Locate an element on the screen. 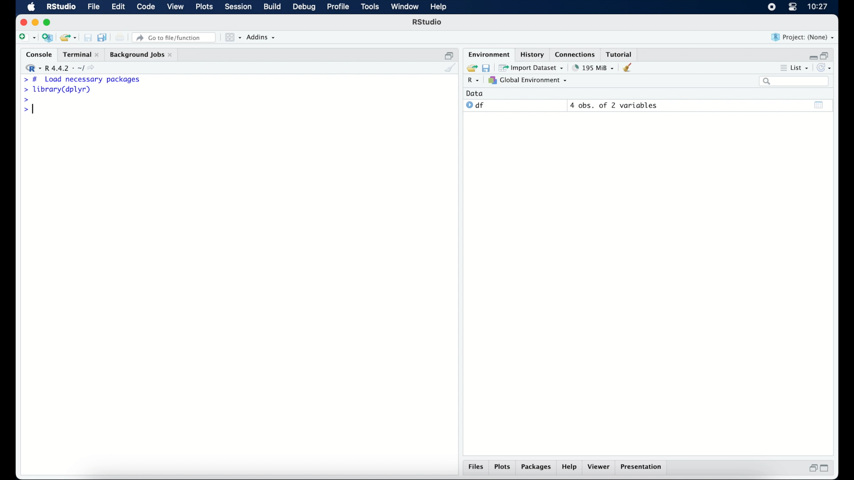 The image size is (854, 480). connections is located at coordinates (576, 54).